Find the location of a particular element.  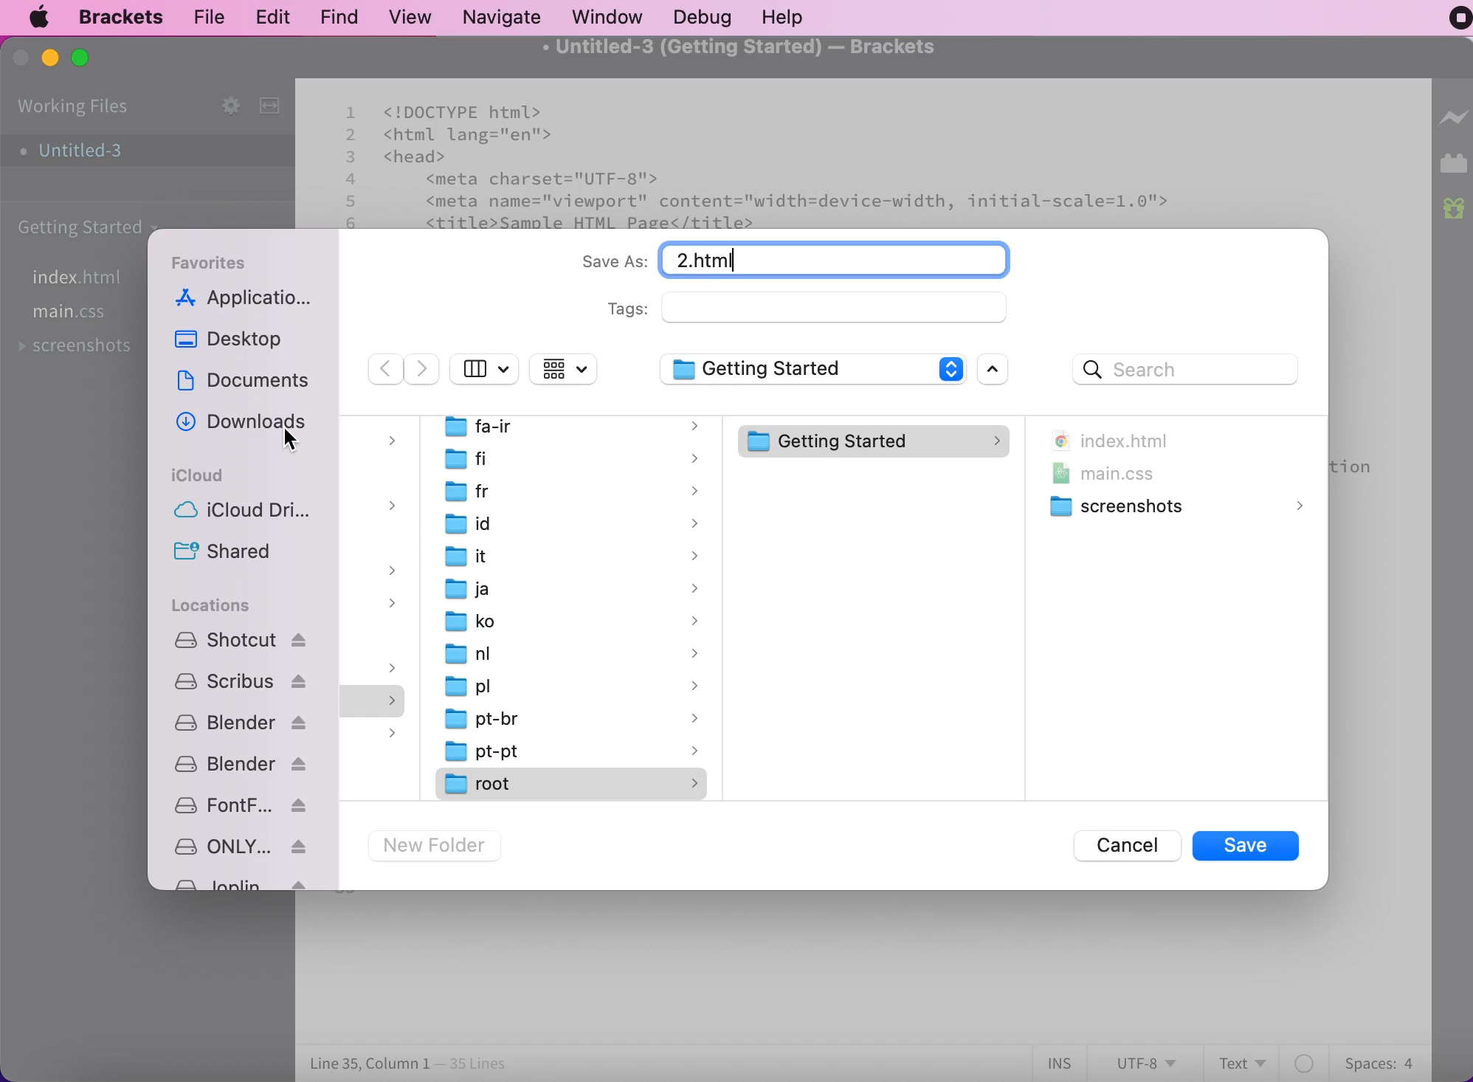

dropdown is located at coordinates (392, 604).